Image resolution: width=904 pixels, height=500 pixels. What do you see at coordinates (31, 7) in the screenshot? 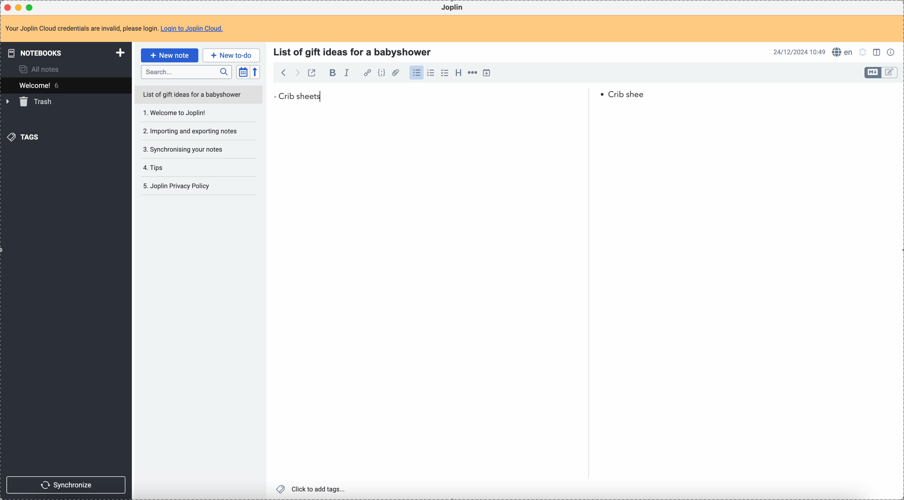
I see `maximize Joplin` at bounding box center [31, 7].